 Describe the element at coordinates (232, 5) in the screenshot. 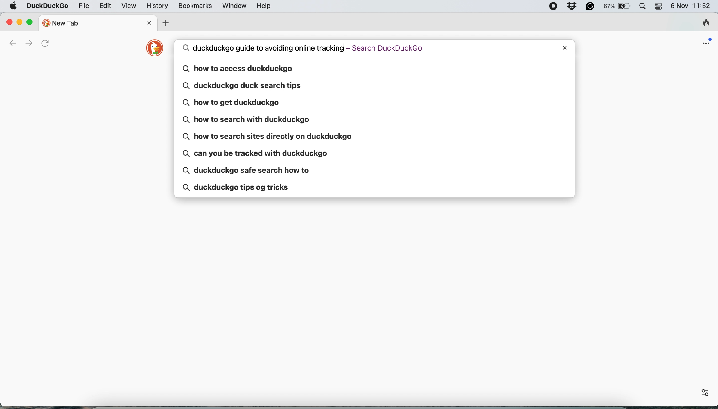

I see `window` at that location.